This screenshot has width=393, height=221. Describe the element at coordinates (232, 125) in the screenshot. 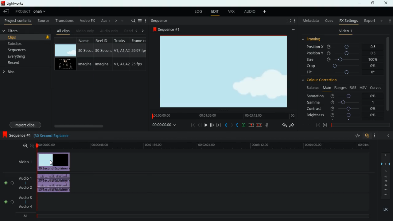

I see `hold` at that location.